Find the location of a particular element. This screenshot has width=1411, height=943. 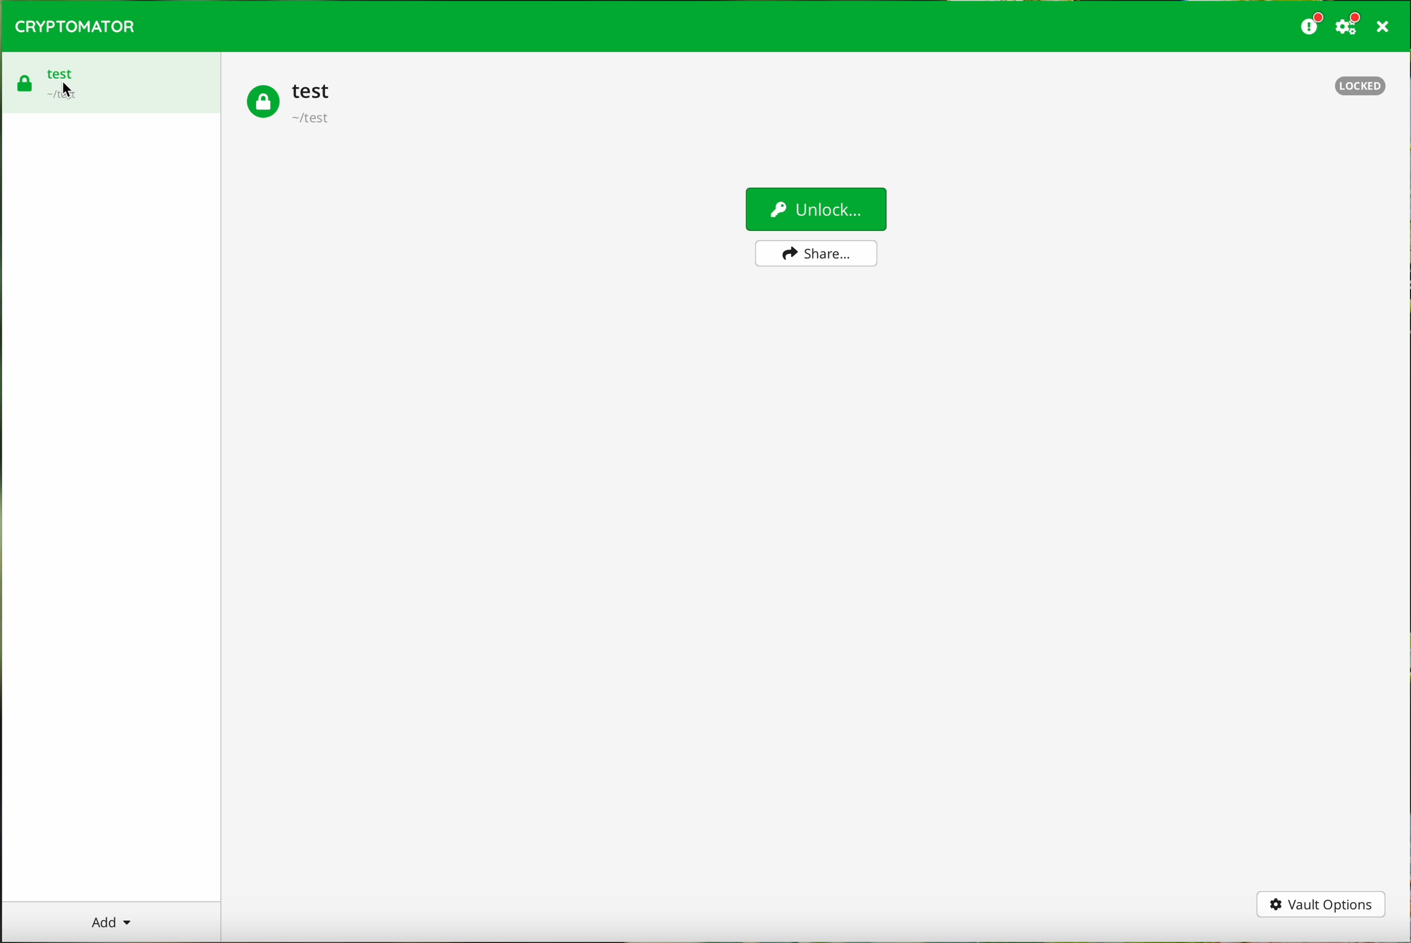

cryptomator is located at coordinates (76, 27).